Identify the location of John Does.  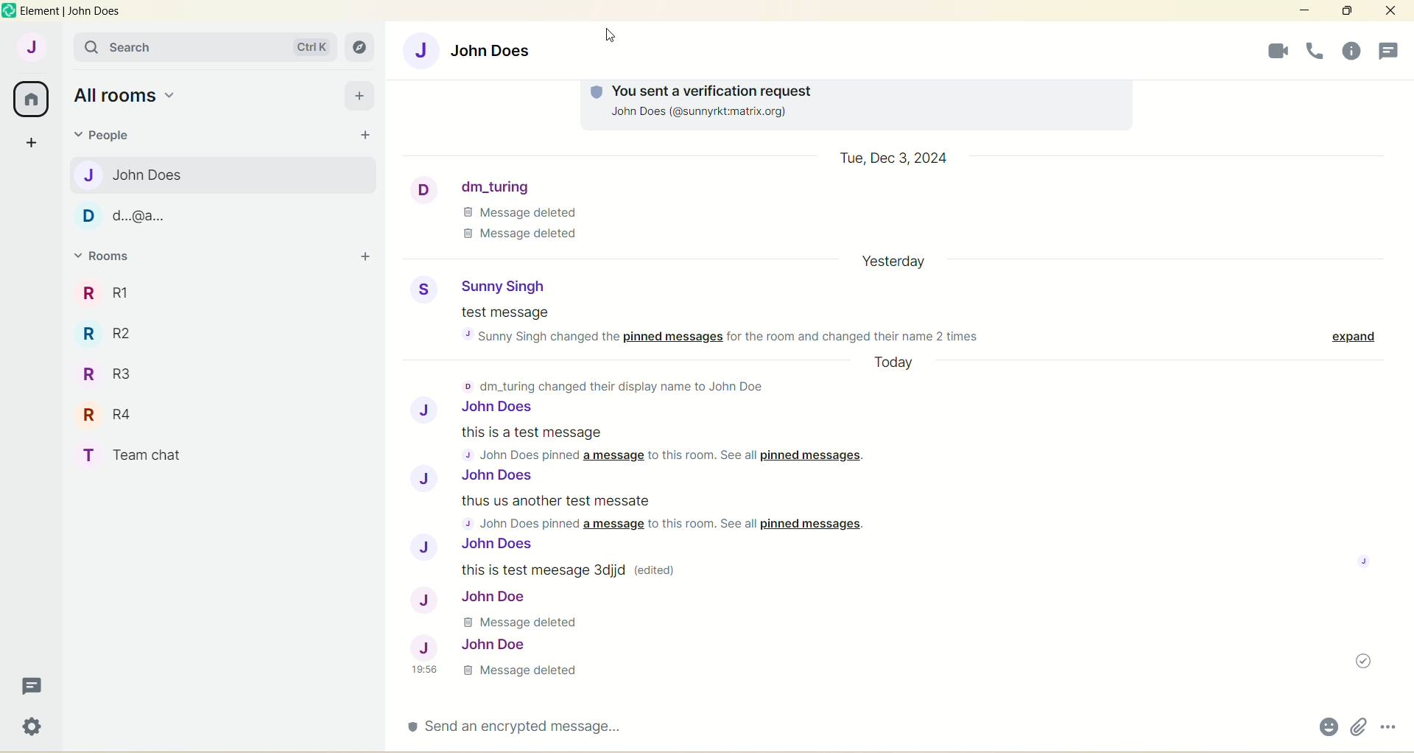
(475, 477).